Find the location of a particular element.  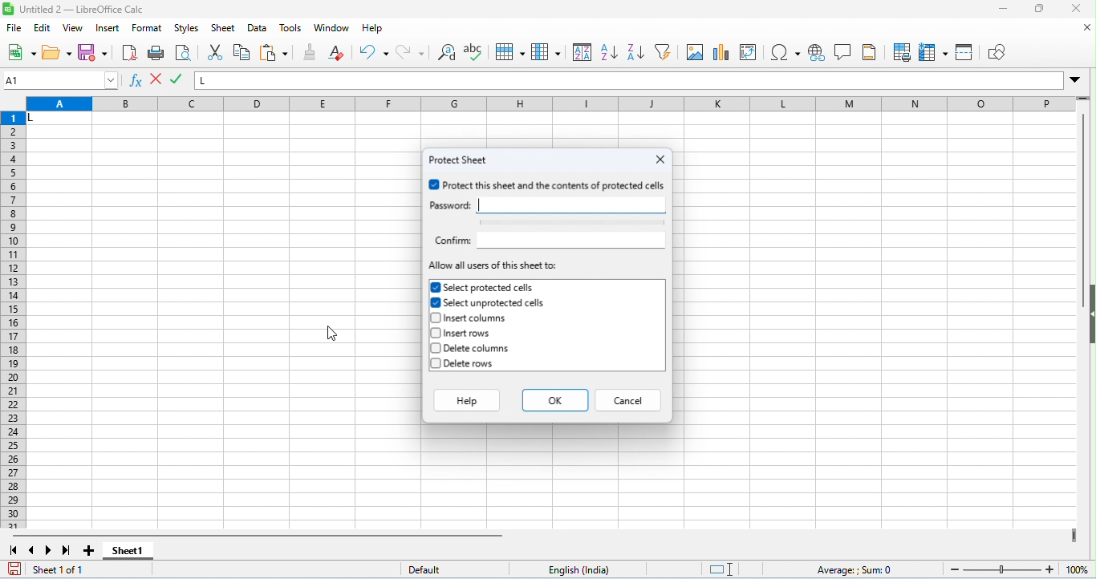

sheet is located at coordinates (223, 28).